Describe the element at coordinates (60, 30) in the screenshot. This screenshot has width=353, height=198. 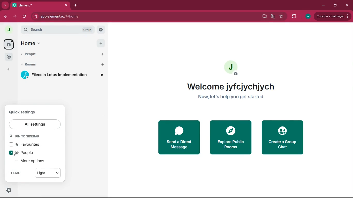
I see `search` at that location.